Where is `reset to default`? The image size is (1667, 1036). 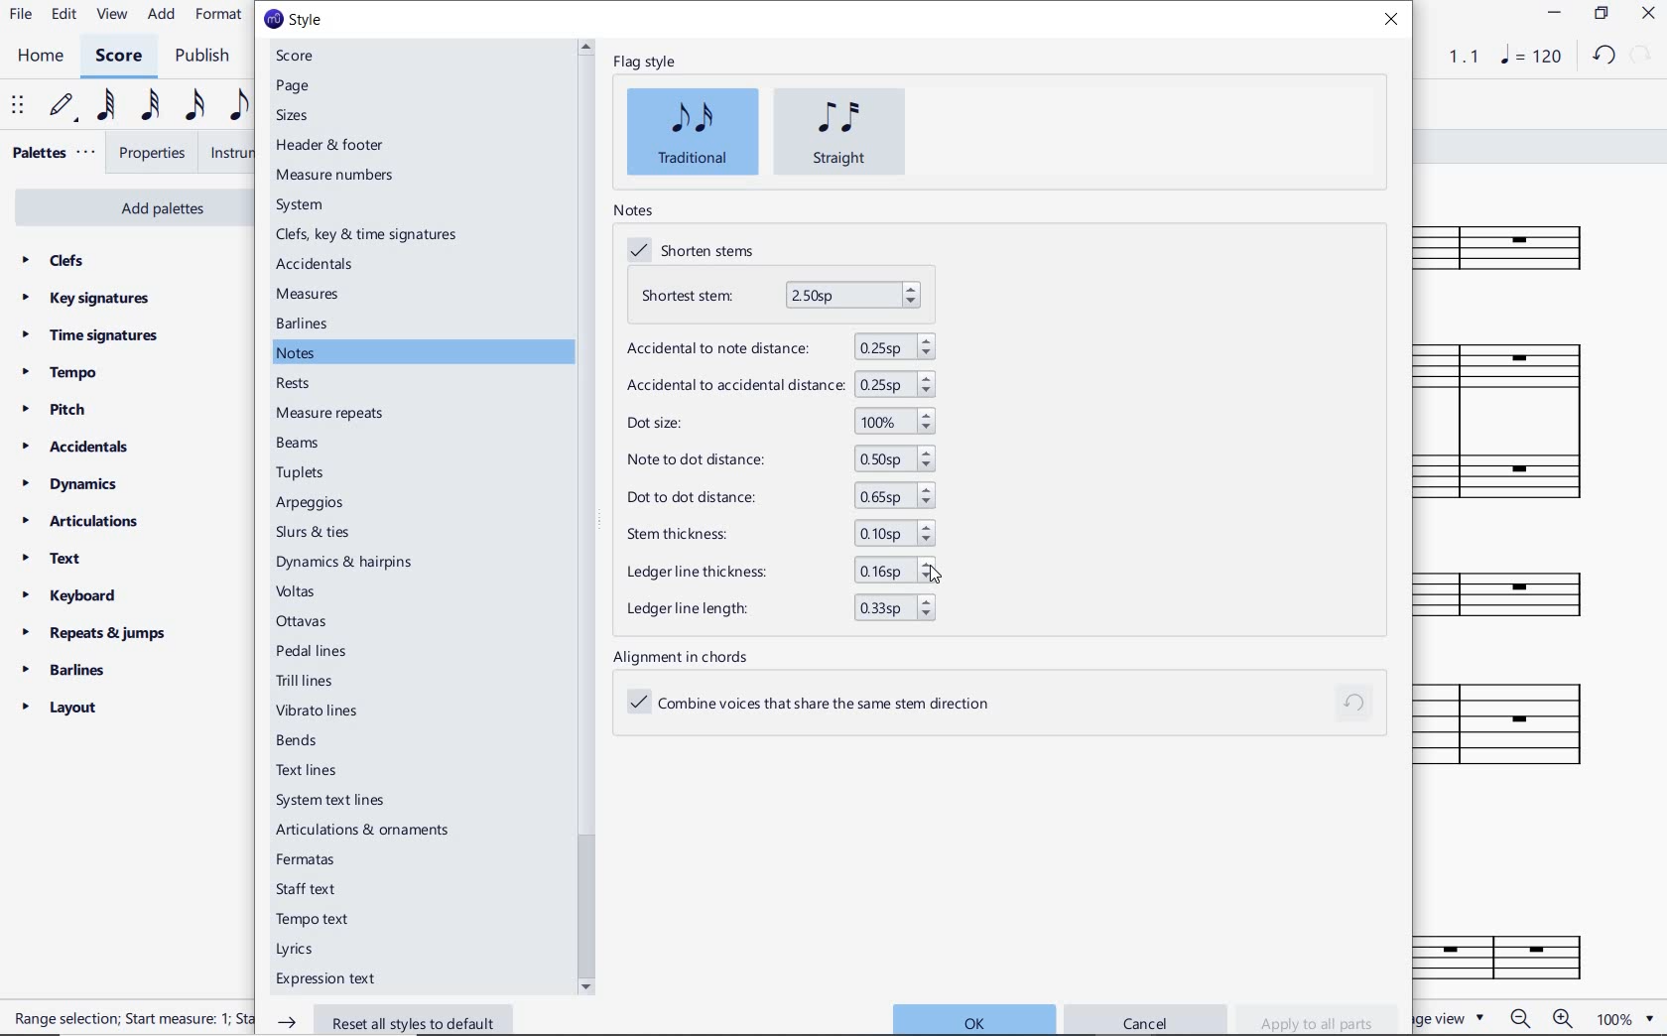 reset to default is located at coordinates (1355, 705).